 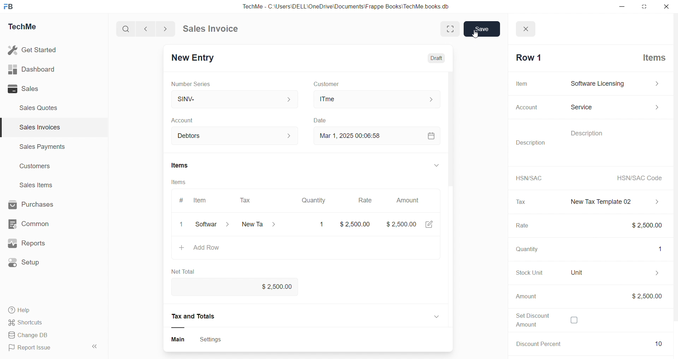 I want to click on Amount, so click(x=409, y=198).